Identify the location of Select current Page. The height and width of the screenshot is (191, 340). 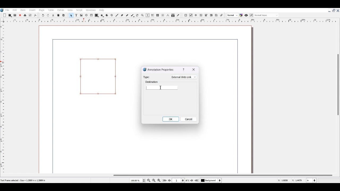
(182, 180).